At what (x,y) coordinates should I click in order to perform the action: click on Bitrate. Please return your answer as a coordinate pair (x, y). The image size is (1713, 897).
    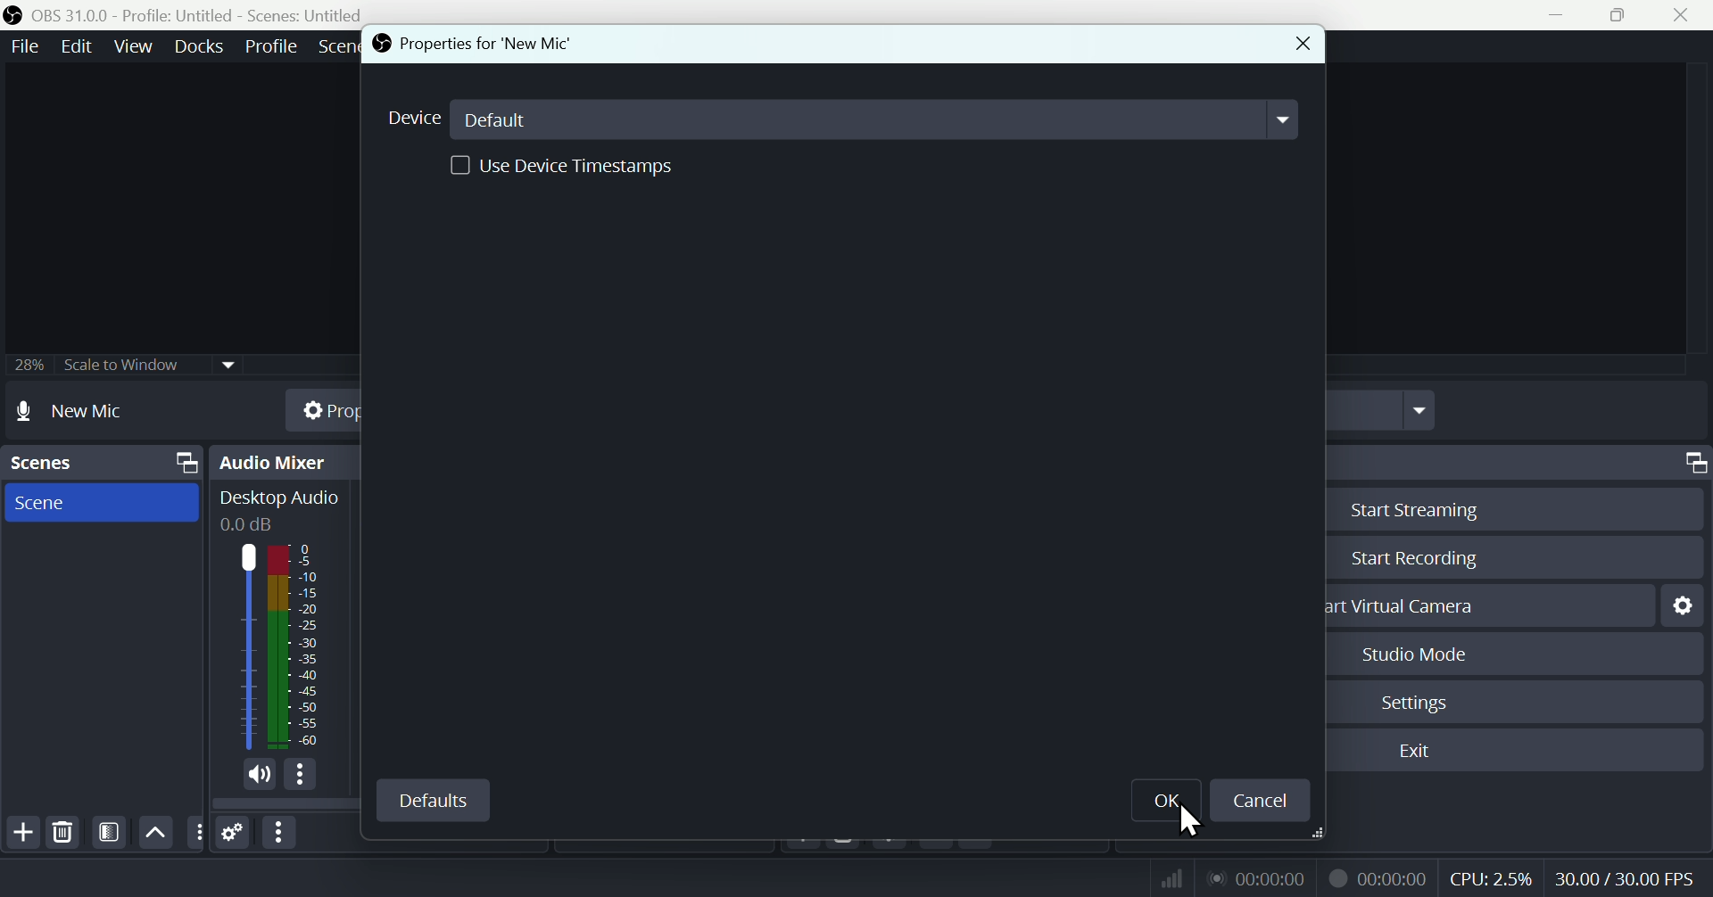
    Looking at the image, I should click on (1169, 876).